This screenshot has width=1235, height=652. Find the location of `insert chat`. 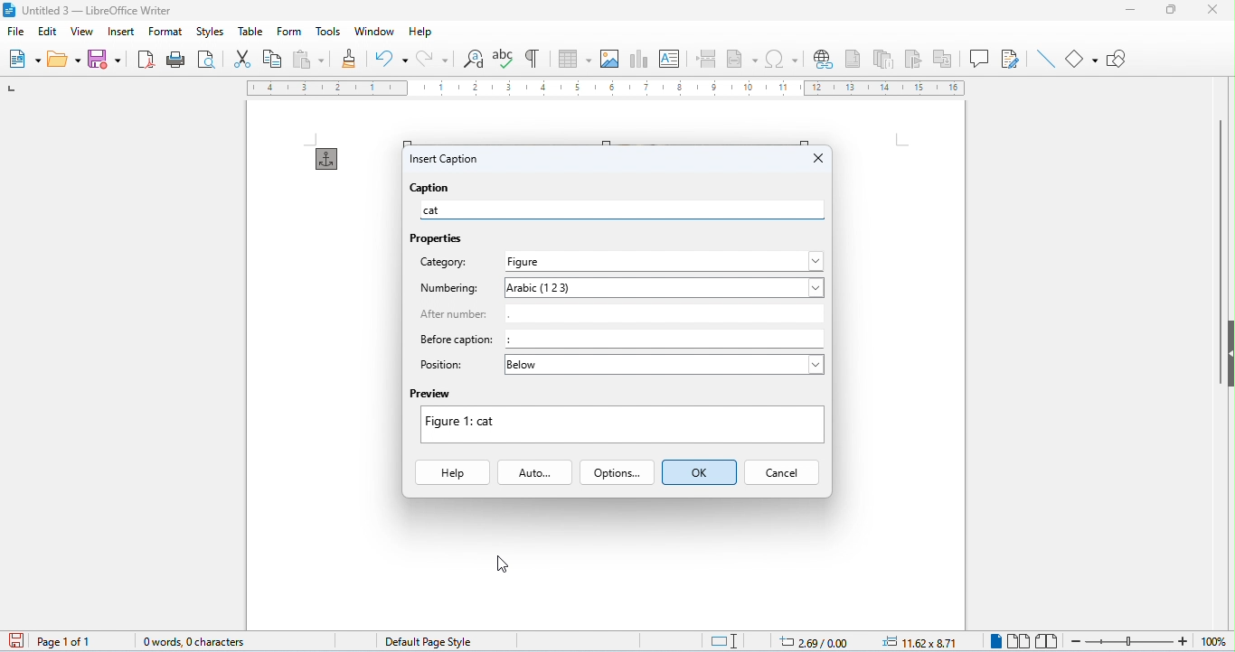

insert chat is located at coordinates (640, 60).